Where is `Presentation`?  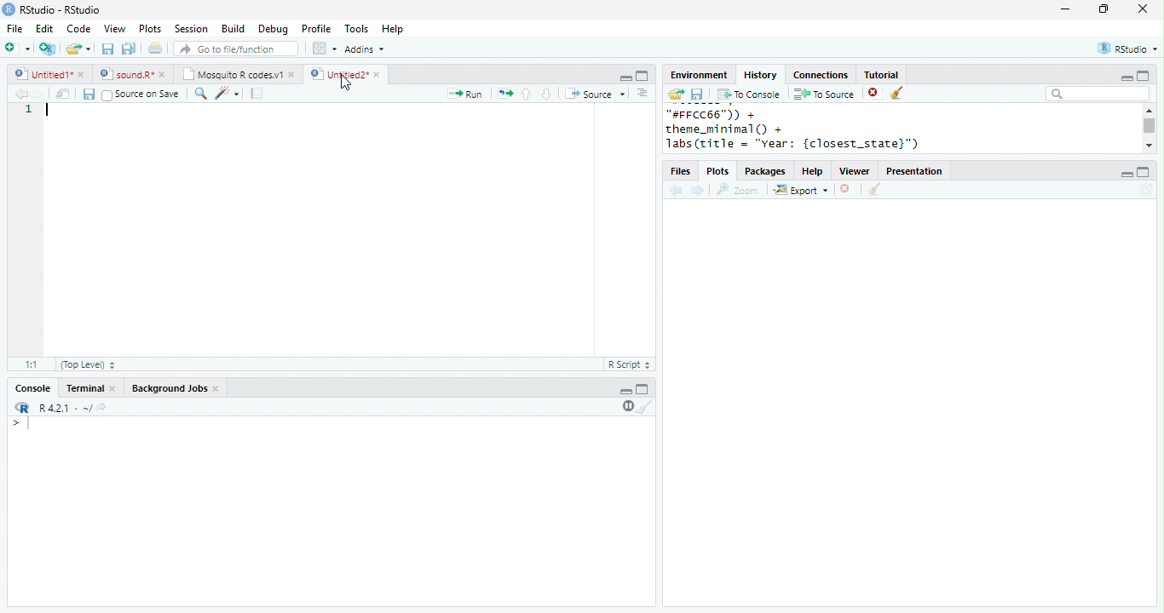
Presentation is located at coordinates (914, 171).